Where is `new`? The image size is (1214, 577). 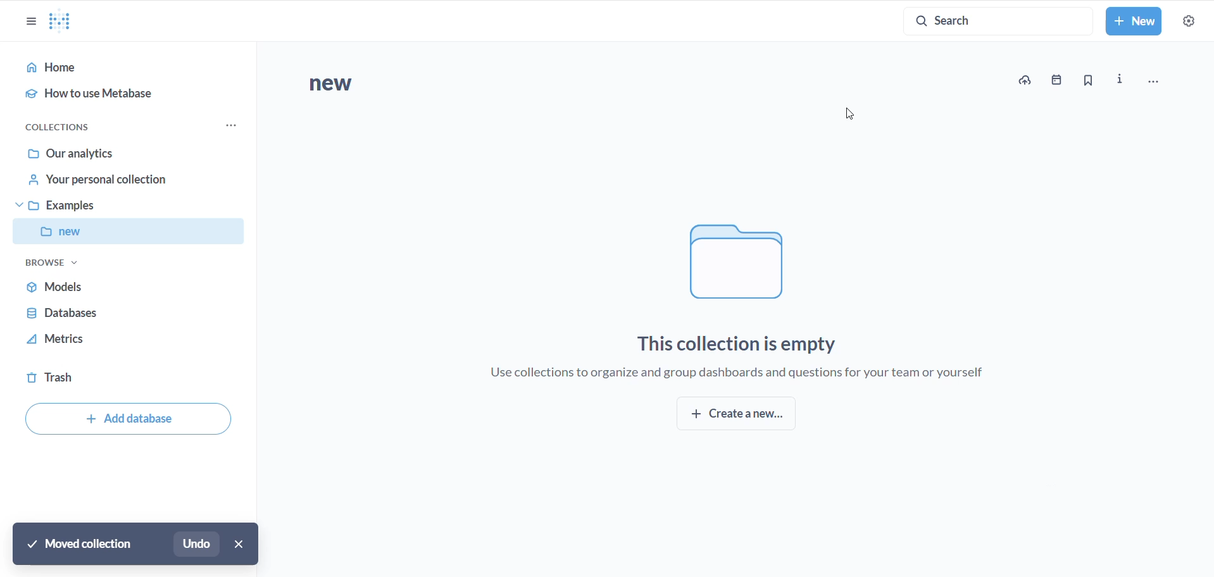
new is located at coordinates (368, 87).